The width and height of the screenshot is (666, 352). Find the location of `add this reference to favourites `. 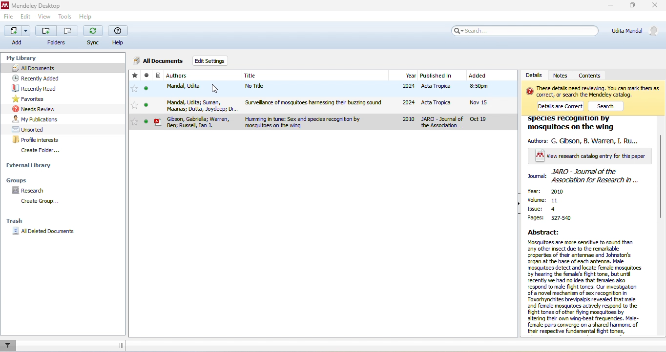

add this reference to favourites  is located at coordinates (135, 76).